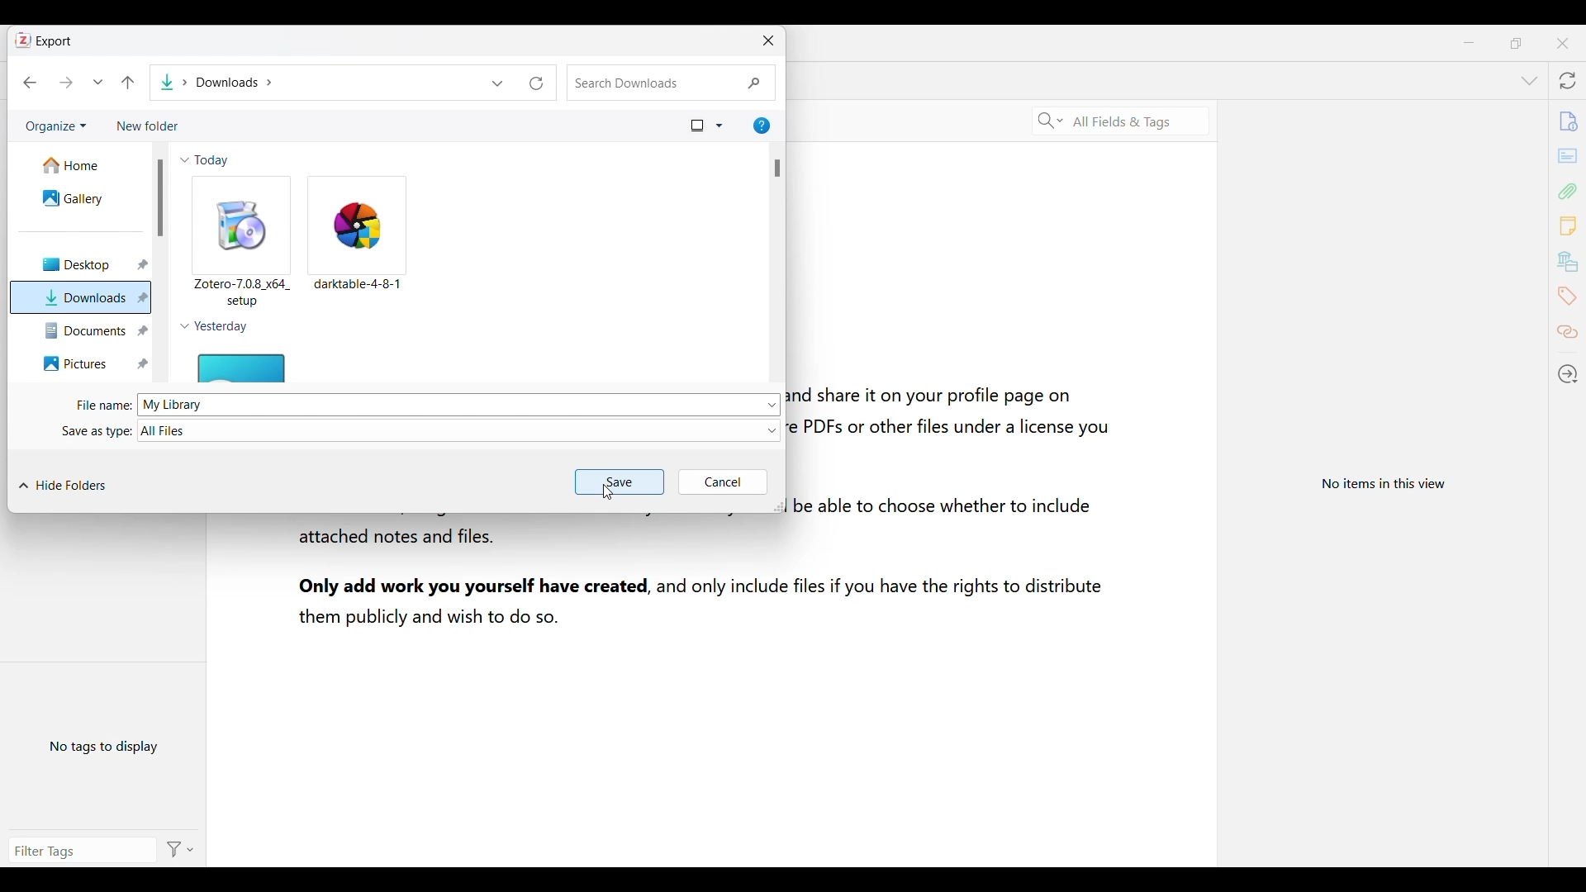 This screenshot has height=892, width=1586. Describe the element at coordinates (78, 848) in the screenshot. I see `Enter search manually` at that location.